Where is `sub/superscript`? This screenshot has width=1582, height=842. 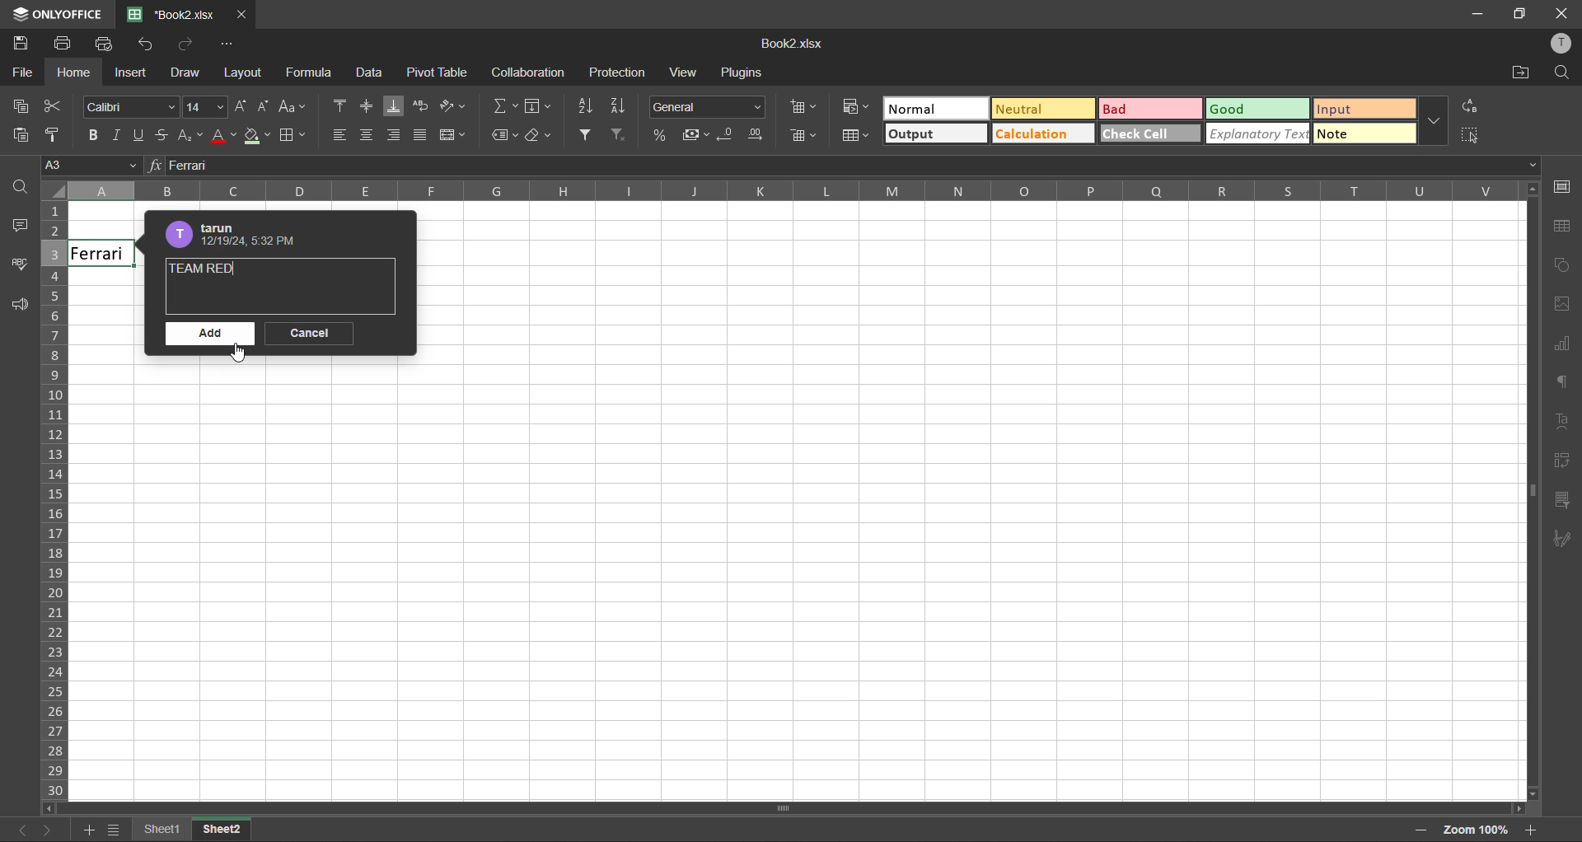
sub/superscript is located at coordinates (192, 137).